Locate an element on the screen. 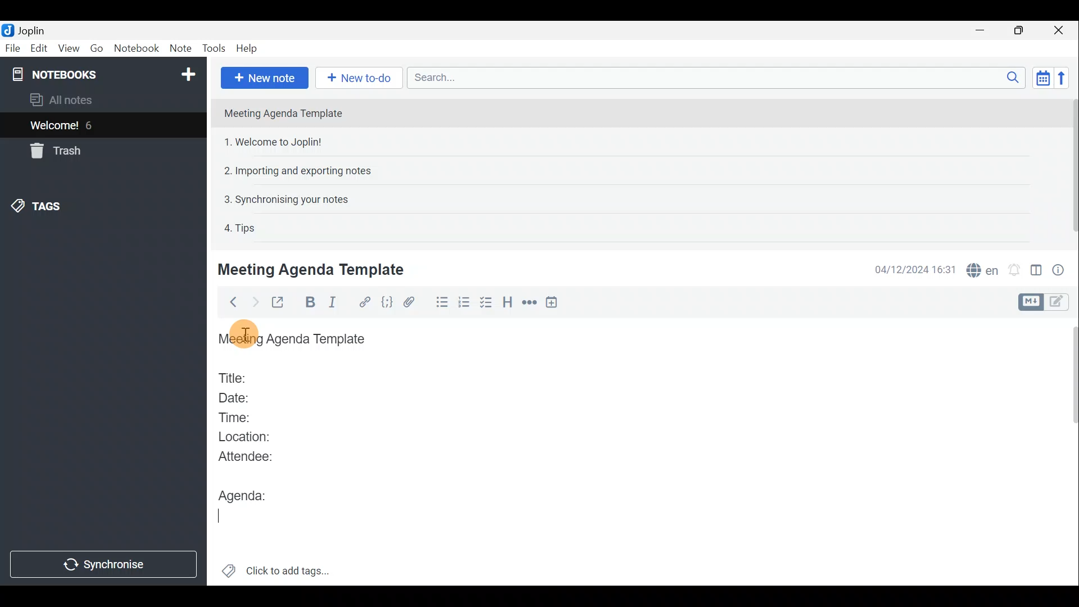 Image resolution: width=1079 pixels, height=607 pixels. Joplin is located at coordinates (31, 30).